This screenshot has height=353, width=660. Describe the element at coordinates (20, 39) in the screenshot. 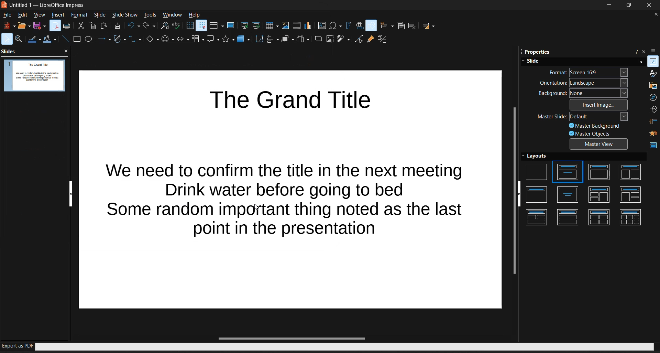

I see `zoom and pan` at that location.